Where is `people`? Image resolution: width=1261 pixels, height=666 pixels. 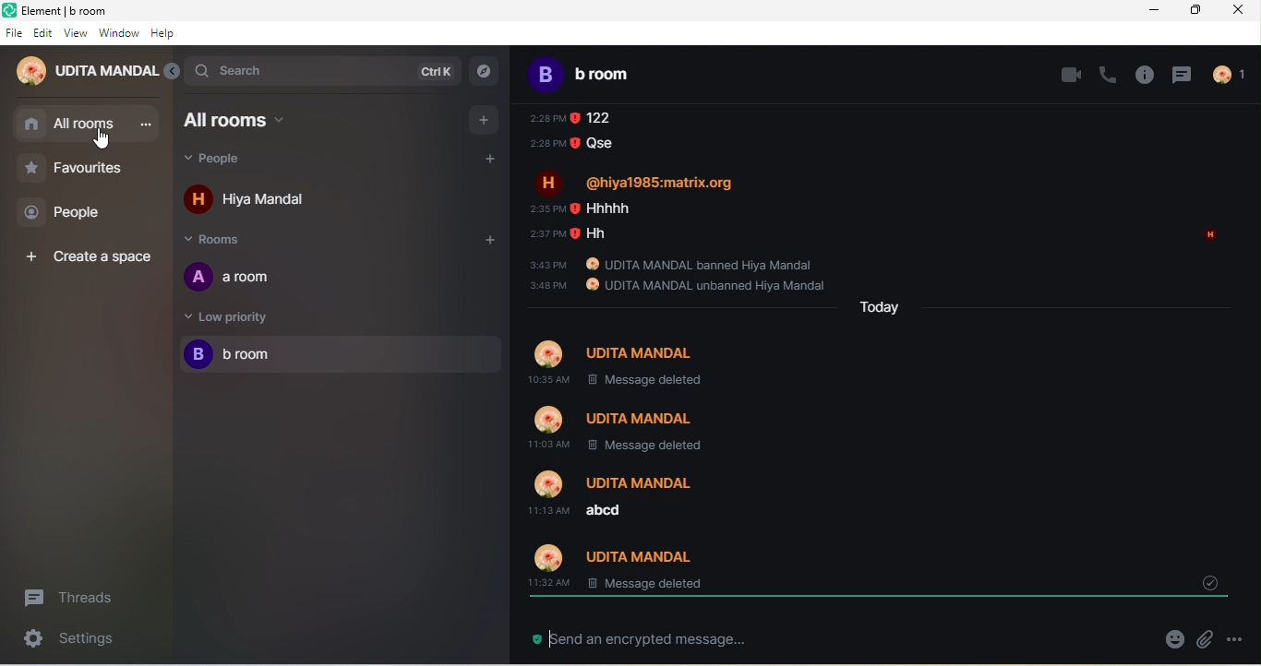
people is located at coordinates (234, 160).